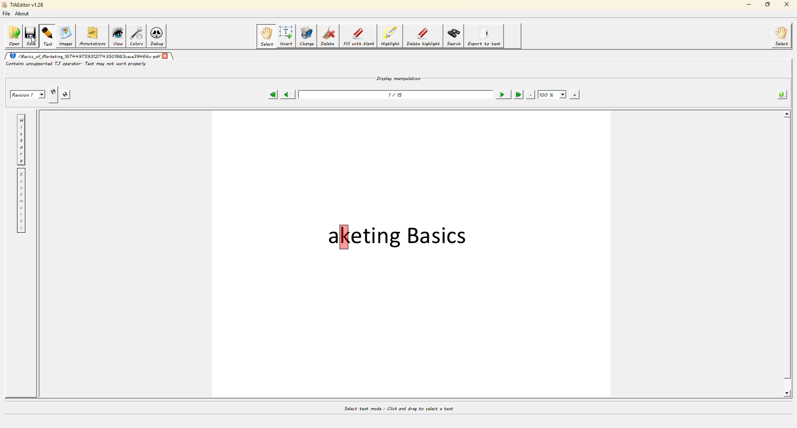 Image resolution: width=797 pixels, height=428 pixels. What do you see at coordinates (77, 64) in the screenshot?
I see `Contains unsupported TJ operator Text may not work properly` at bounding box center [77, 64].